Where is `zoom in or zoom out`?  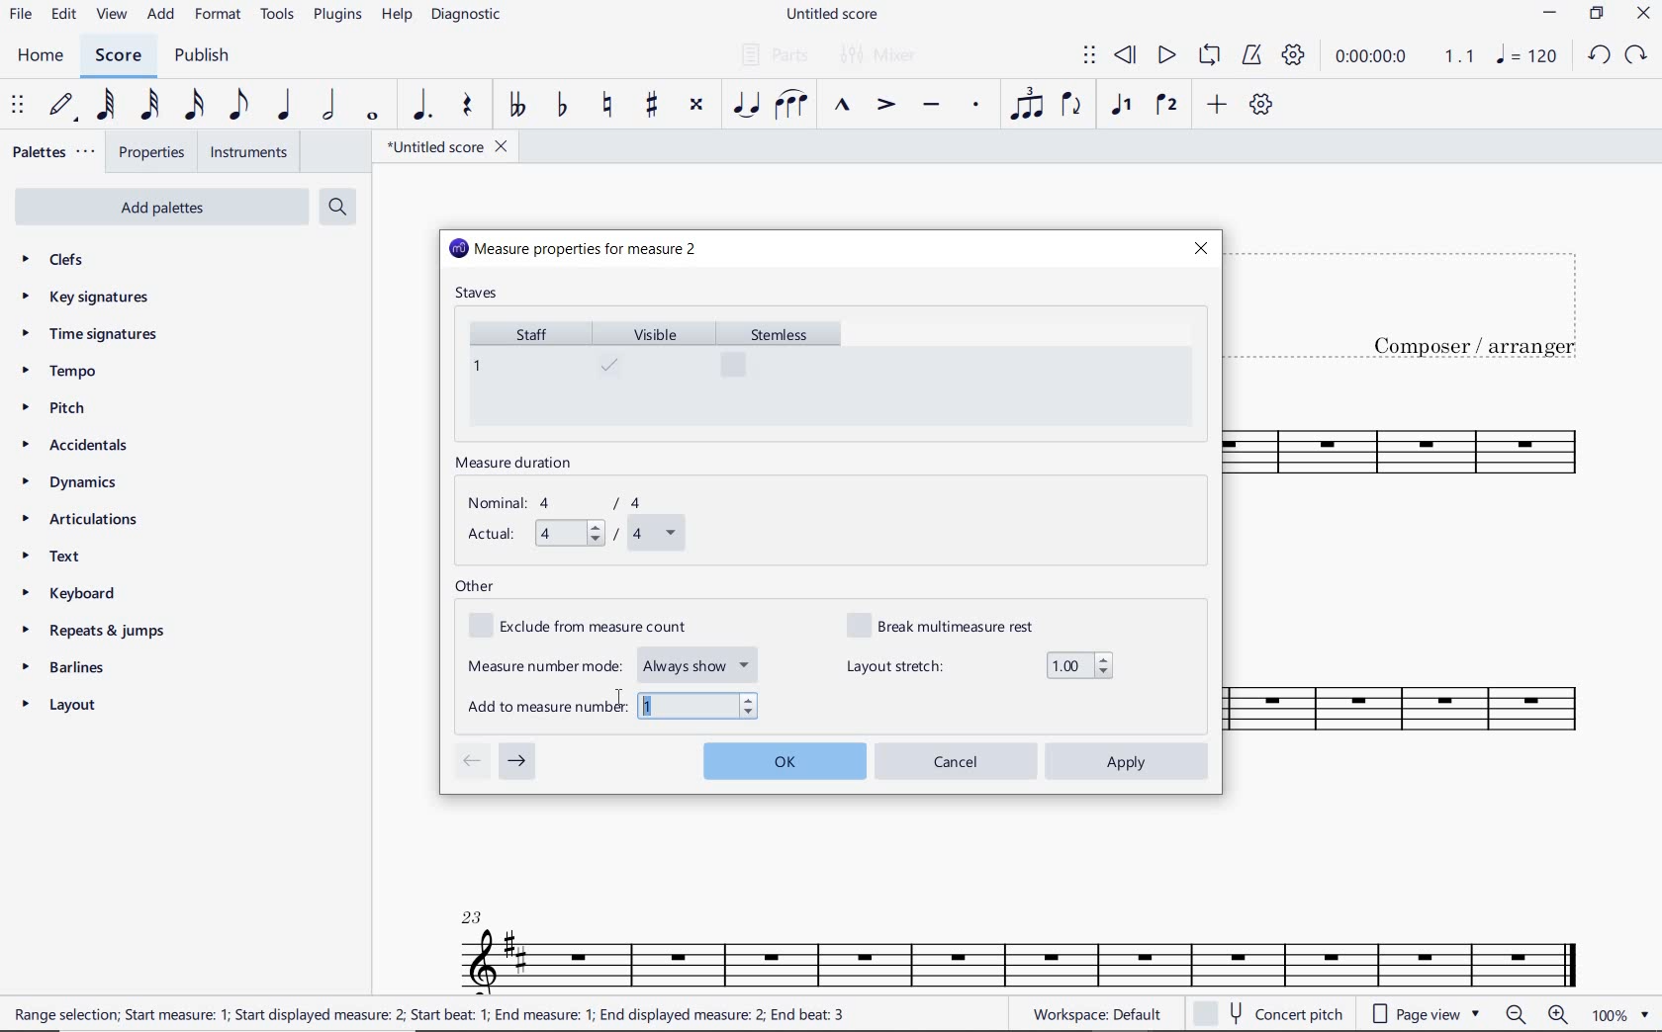
zoom in or zoom out is located at coordinates (1539, 1016).